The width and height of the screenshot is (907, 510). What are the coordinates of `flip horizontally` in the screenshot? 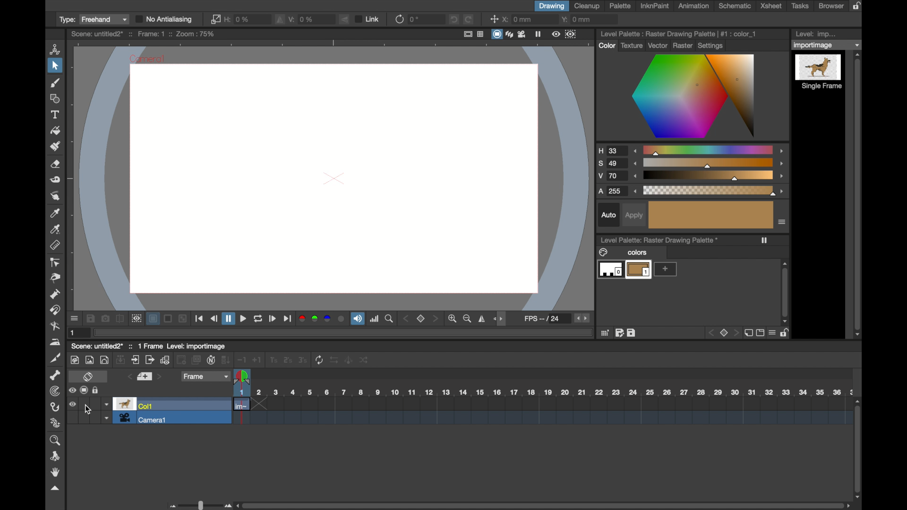 It's located at (482, 319).